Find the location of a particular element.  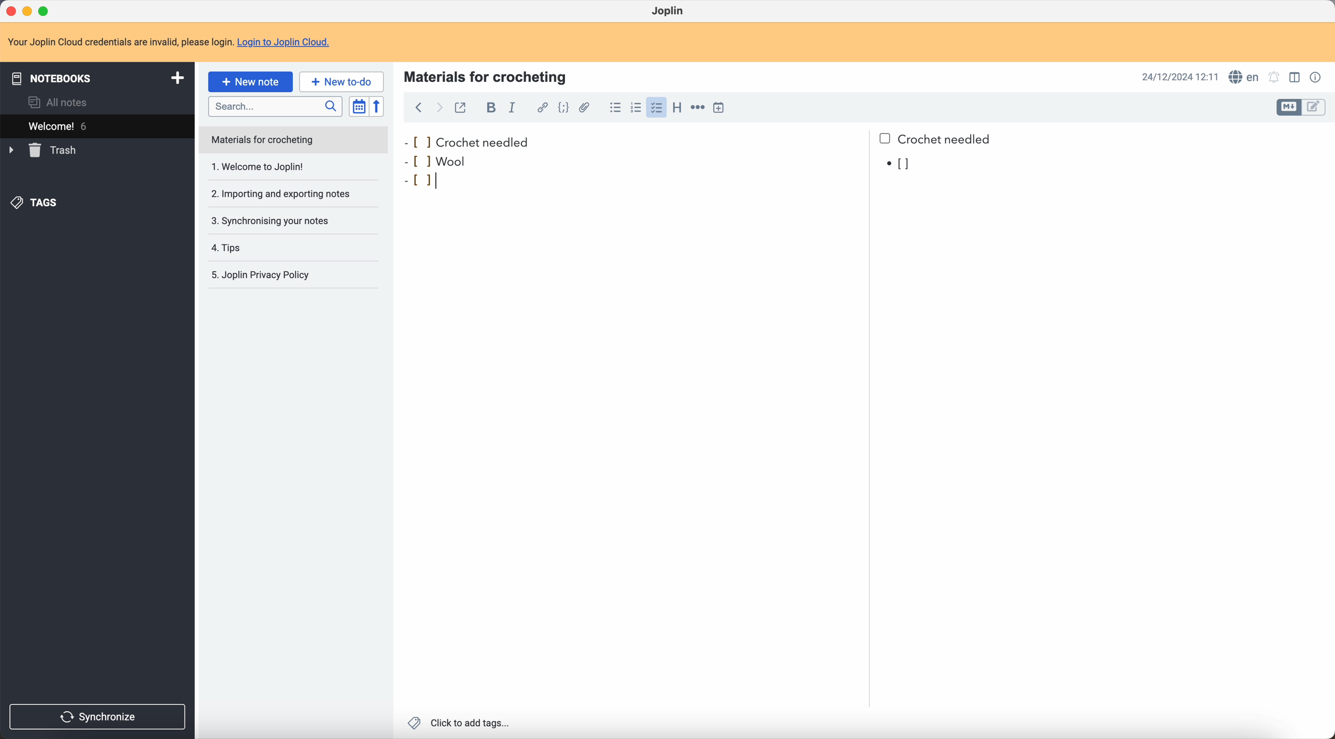

heading is located at coordinates (676, 107).